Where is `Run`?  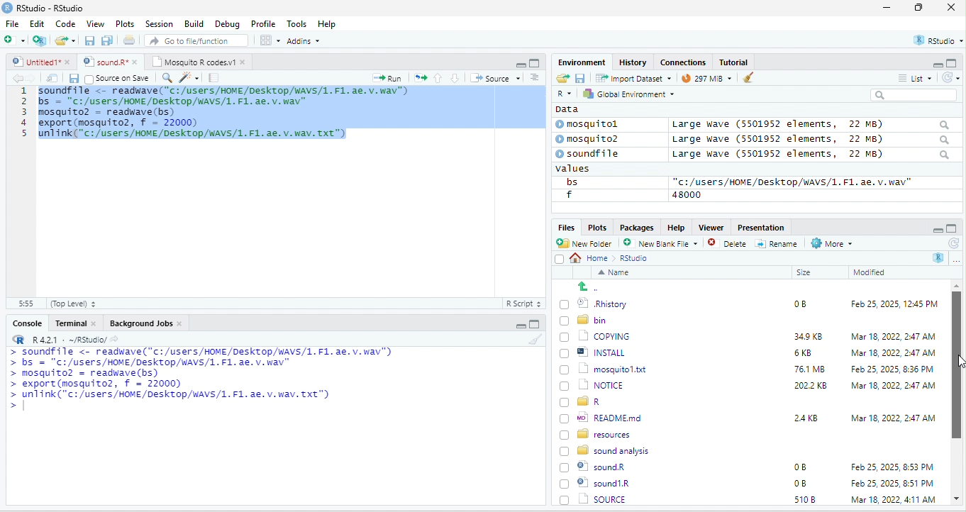
Run is located at coordinates (384, 78).